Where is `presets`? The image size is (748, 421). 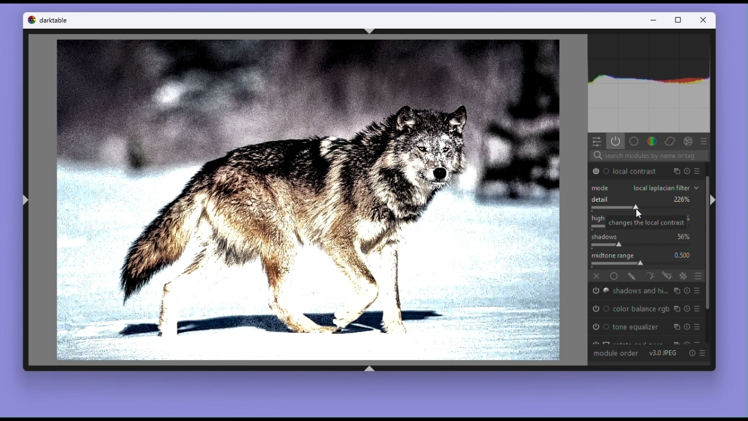
presets is located at coordinates (699, 310).